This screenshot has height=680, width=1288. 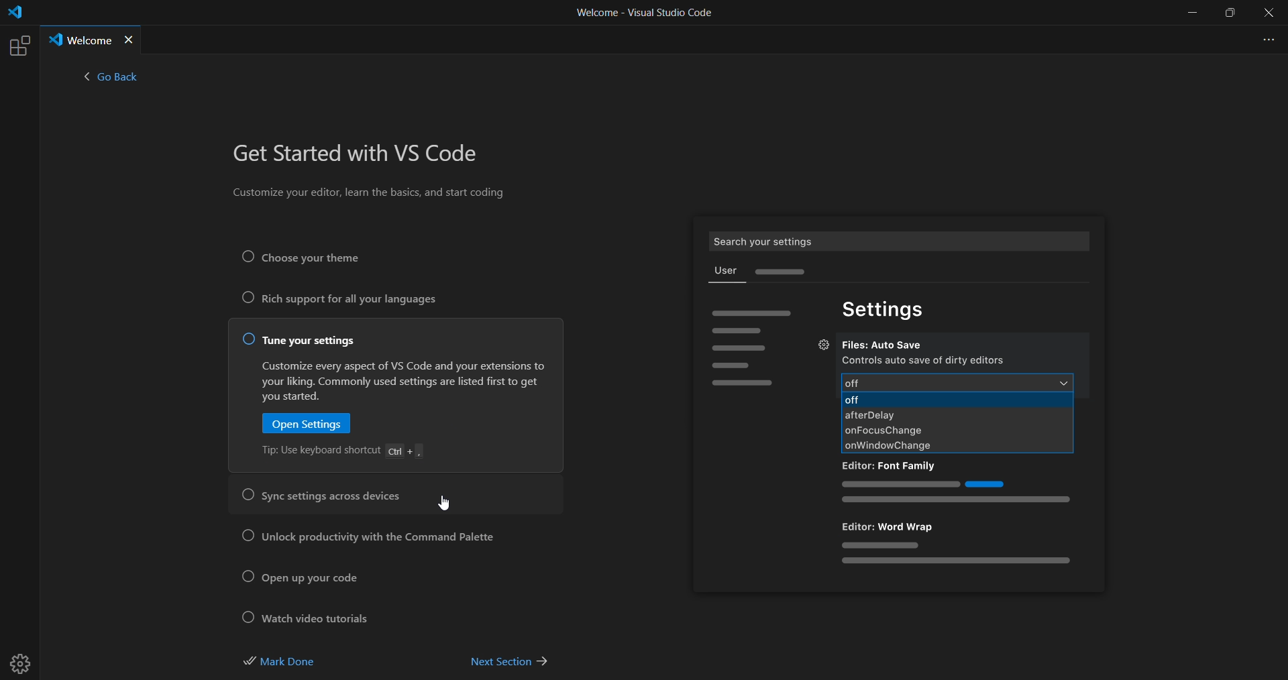 What do you see at coordinates (1191, 13) in the screenshot?
I see `minimize` at bounding box center [1191, 13].